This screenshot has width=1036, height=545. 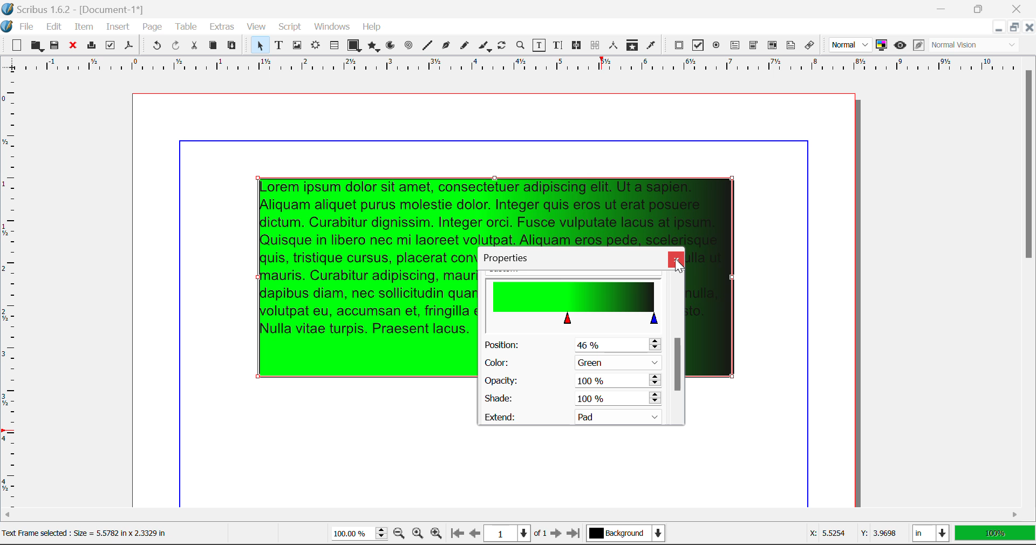 I want to click on Delink Frames, so click(x=596, y=45).